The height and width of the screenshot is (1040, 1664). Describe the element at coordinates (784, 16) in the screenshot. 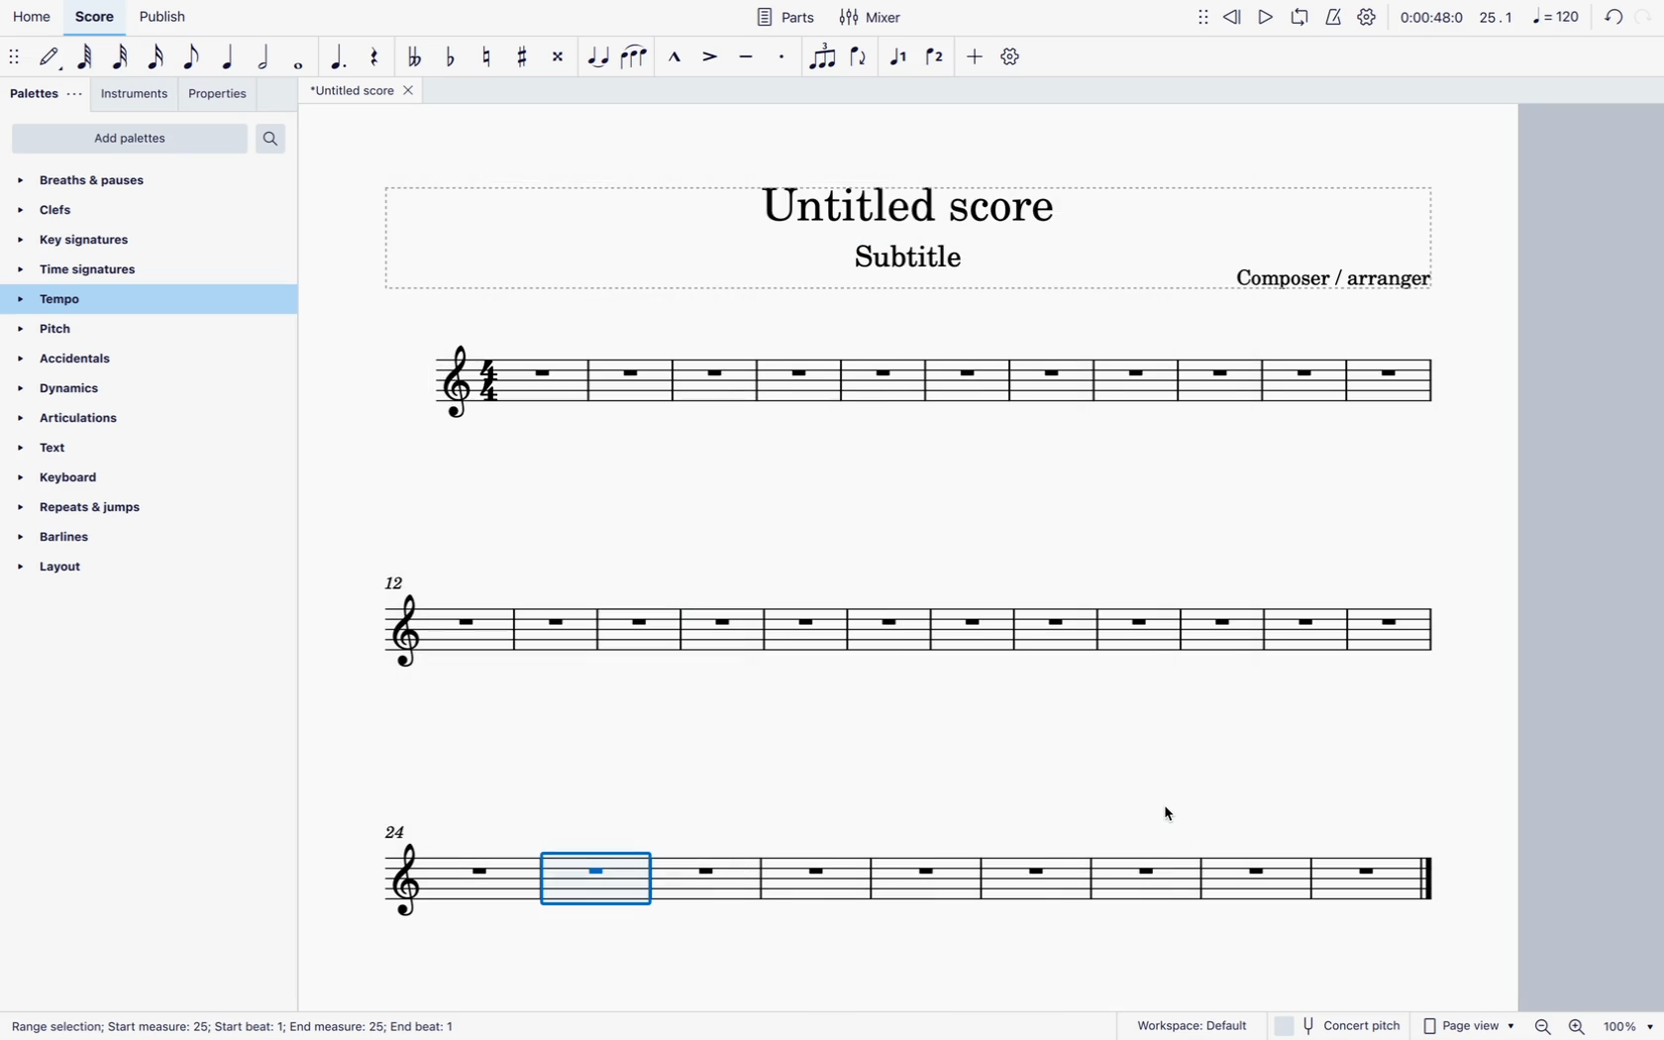

I see `parts` at that location.